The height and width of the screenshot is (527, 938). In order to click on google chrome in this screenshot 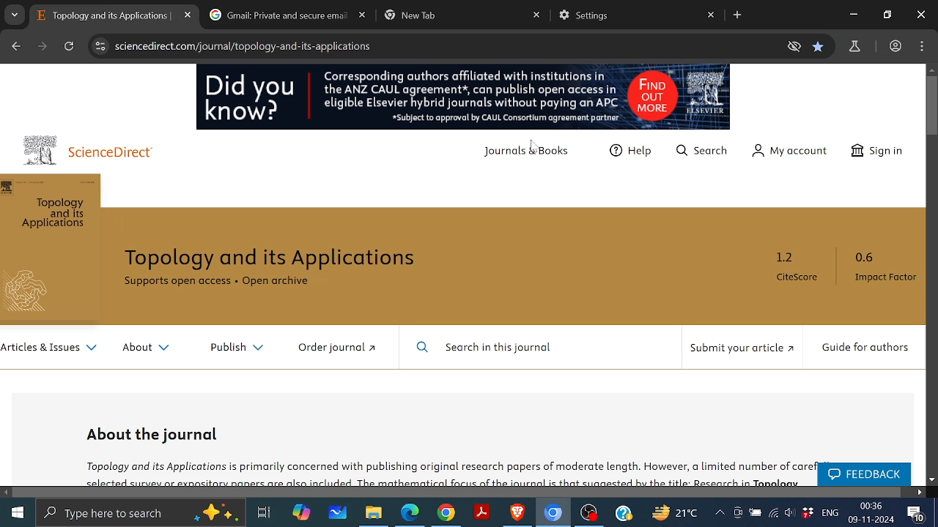, I will do `click(446, 514)`.